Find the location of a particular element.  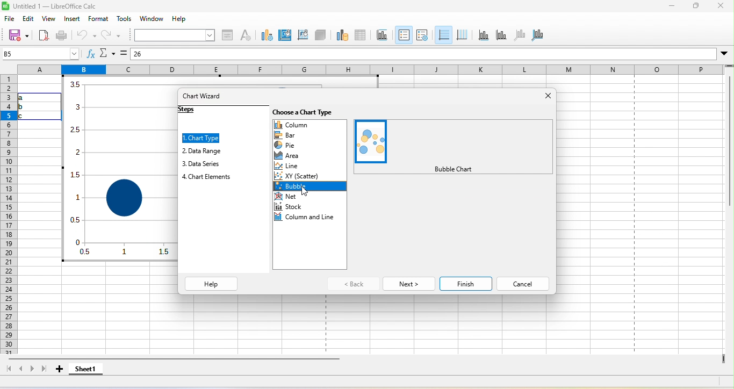

add new sheet  is located at coordinates (60, 372).